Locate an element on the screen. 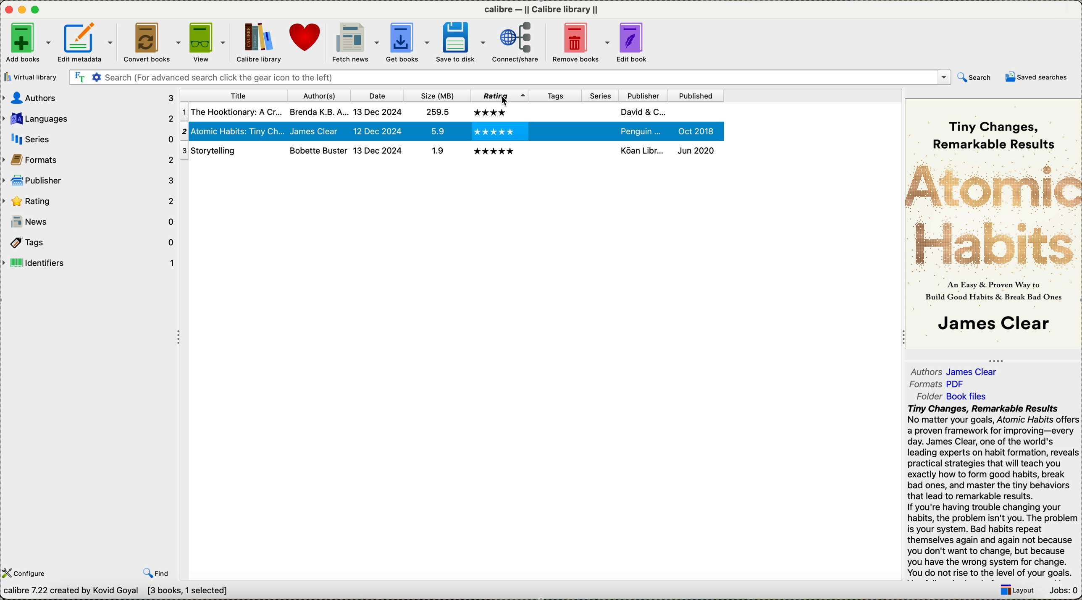 The image size is (1082, 600). saved searches is located at coordinates (1039, 78).